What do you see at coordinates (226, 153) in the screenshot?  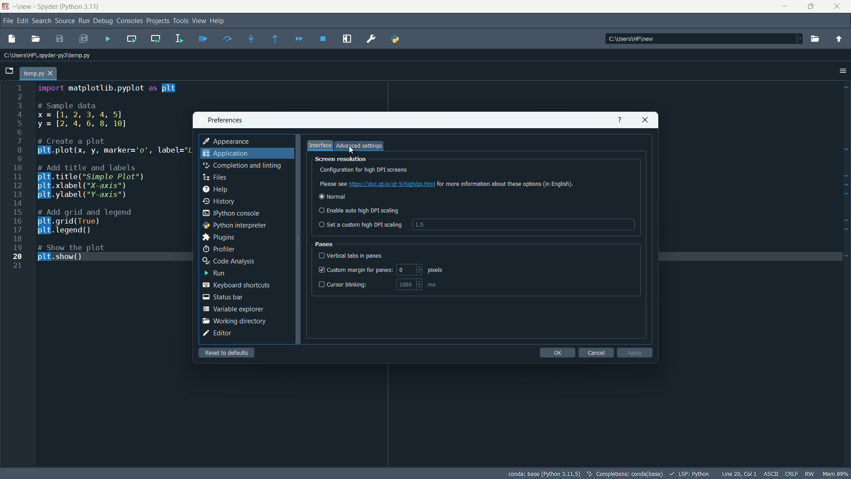 I see `application` at bounding box center [226, 153].